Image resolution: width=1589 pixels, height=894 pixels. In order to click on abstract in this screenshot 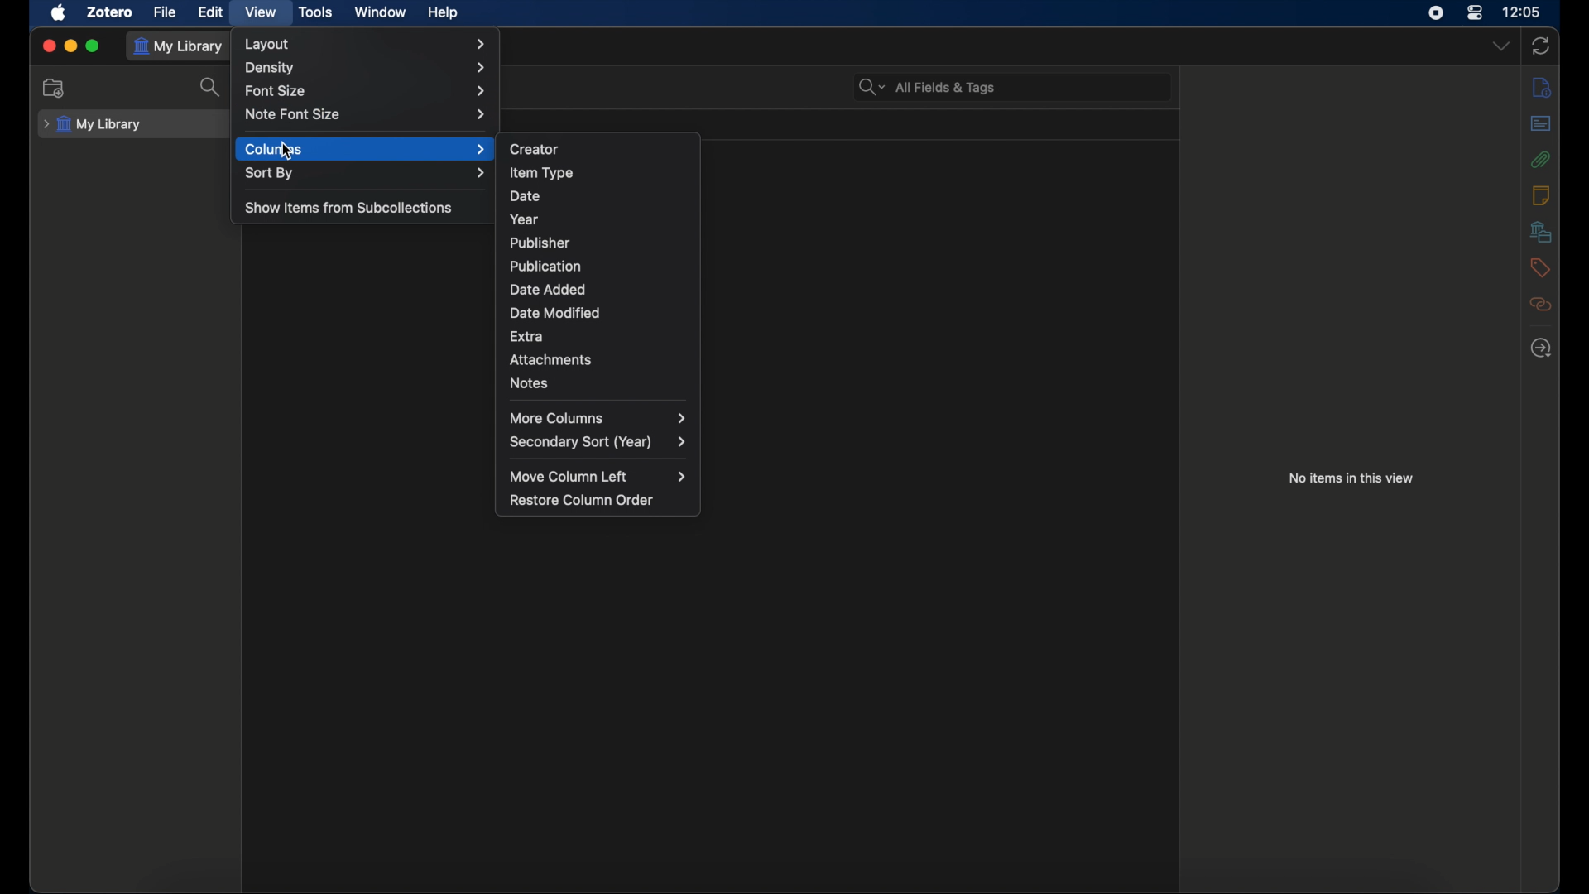, I will do `click(1540, 123)`.